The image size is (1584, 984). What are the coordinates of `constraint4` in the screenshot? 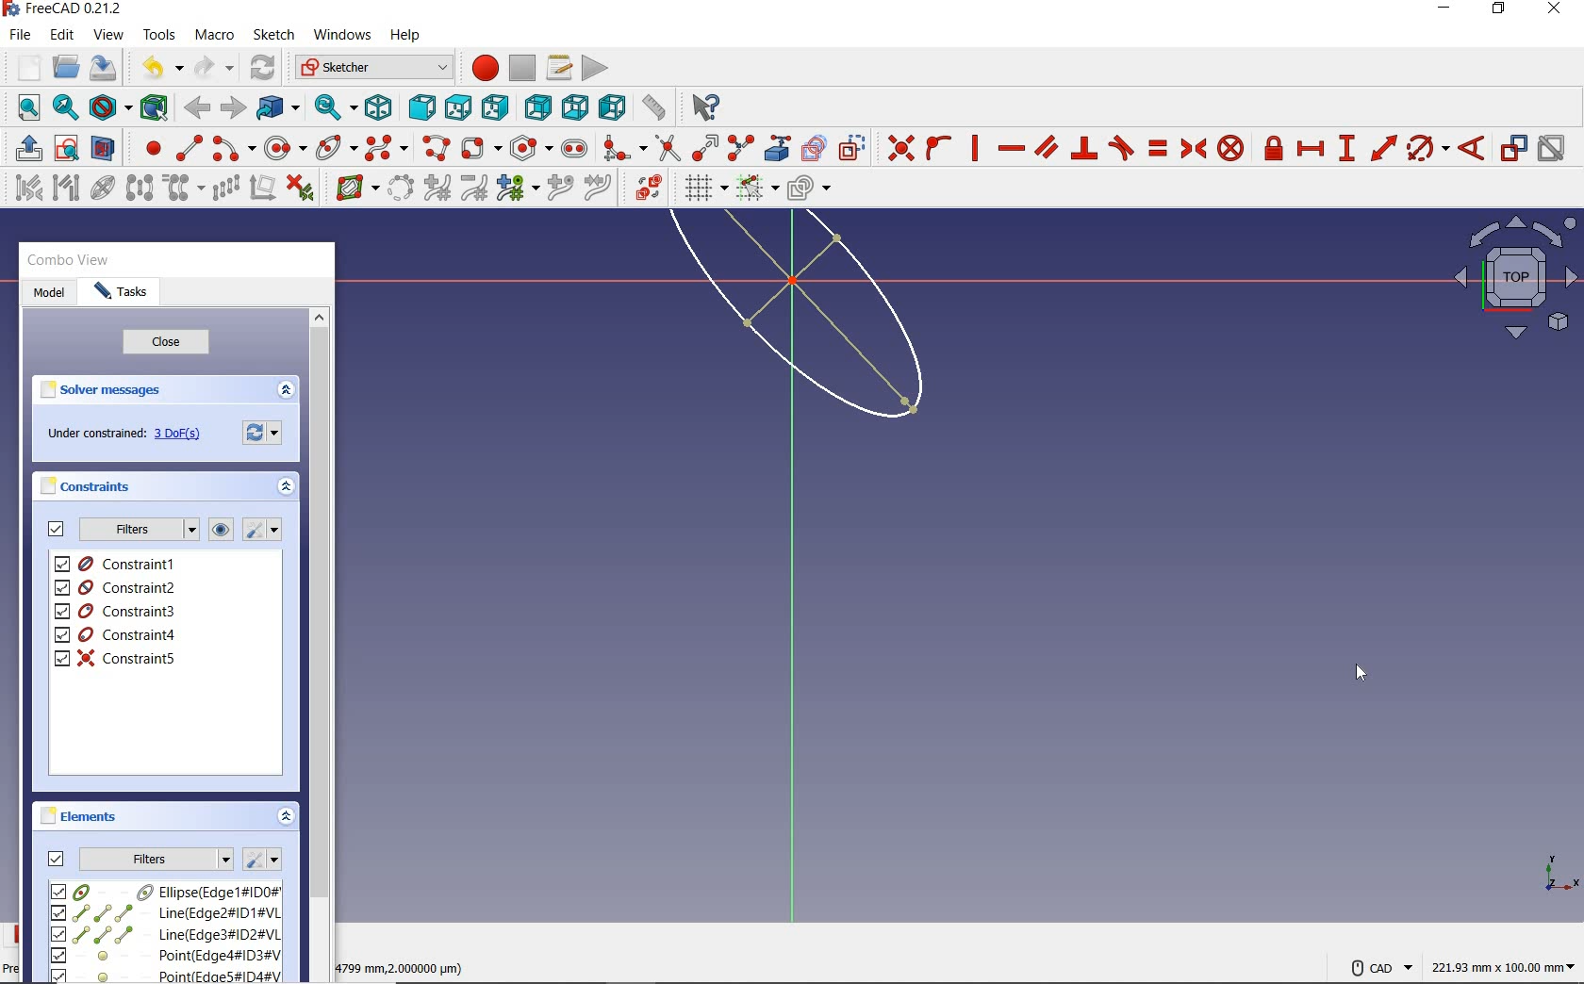 It's located at (116, 635).